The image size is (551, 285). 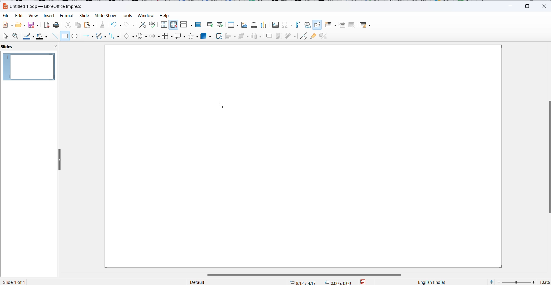 What do you see at coordinates (430, 282) in the screenshot?
I see `text language` at bounding box center [430, 282].